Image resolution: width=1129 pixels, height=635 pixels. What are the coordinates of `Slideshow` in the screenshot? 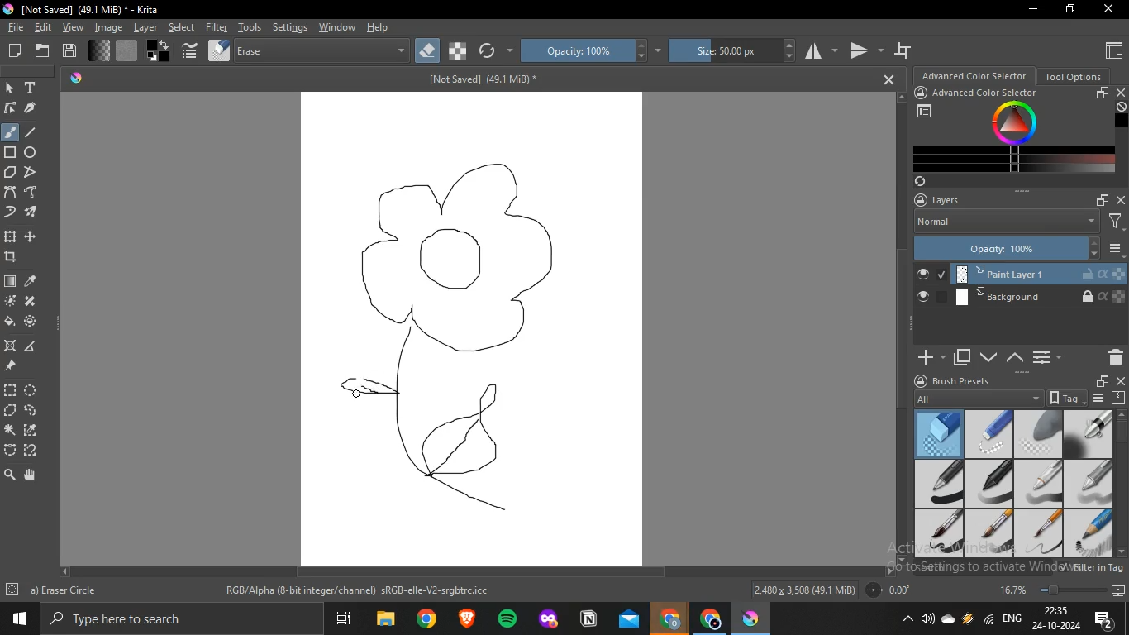 It's located at (1118, 589).